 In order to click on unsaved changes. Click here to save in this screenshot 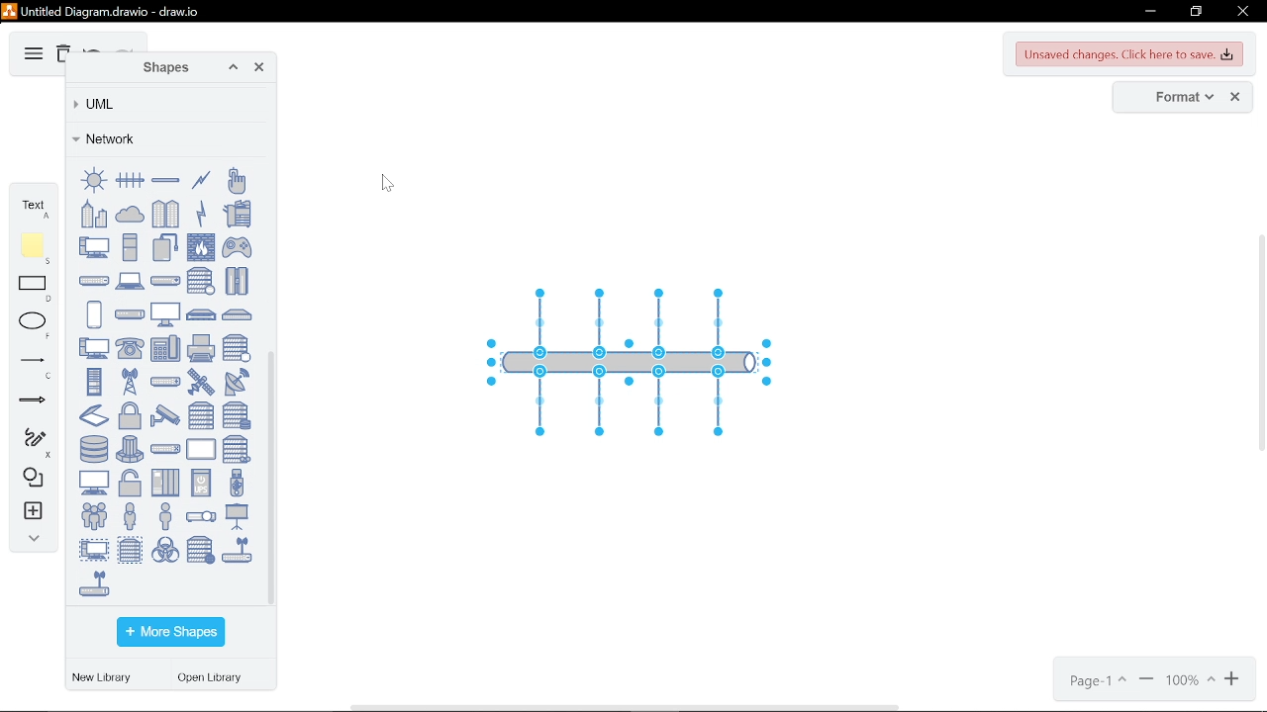, I will do `click(1130, 54)`.